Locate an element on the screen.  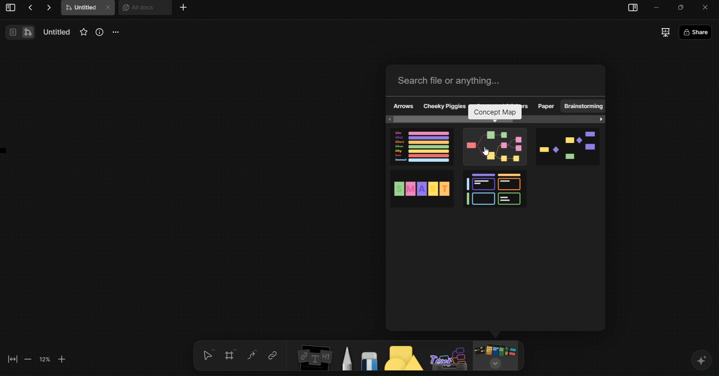
Text Board Tool is located at coordinates (449, 357).